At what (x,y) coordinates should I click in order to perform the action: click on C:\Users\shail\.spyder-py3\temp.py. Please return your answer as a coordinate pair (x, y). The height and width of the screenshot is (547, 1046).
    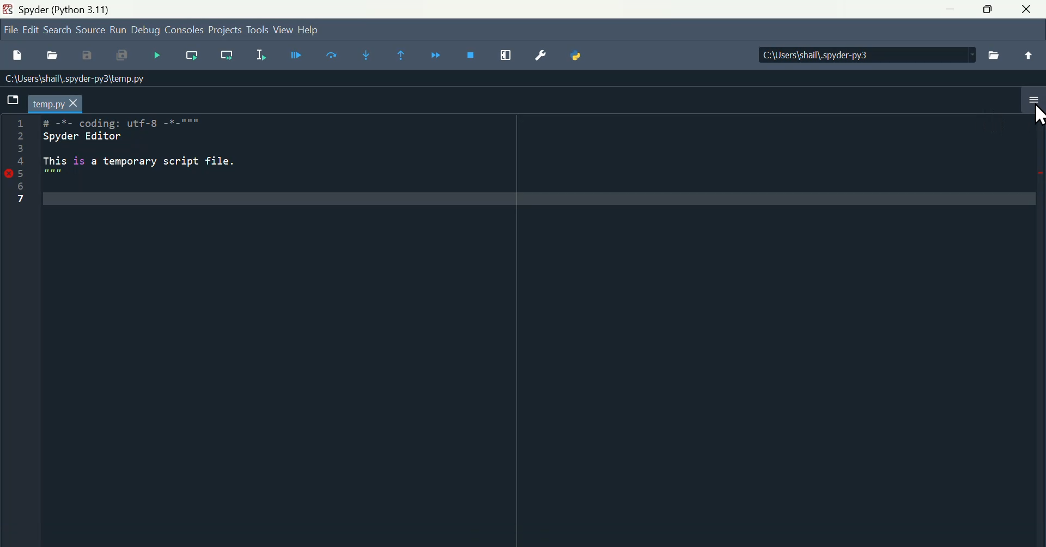
    Looking at the image, I should click on (77, 79).